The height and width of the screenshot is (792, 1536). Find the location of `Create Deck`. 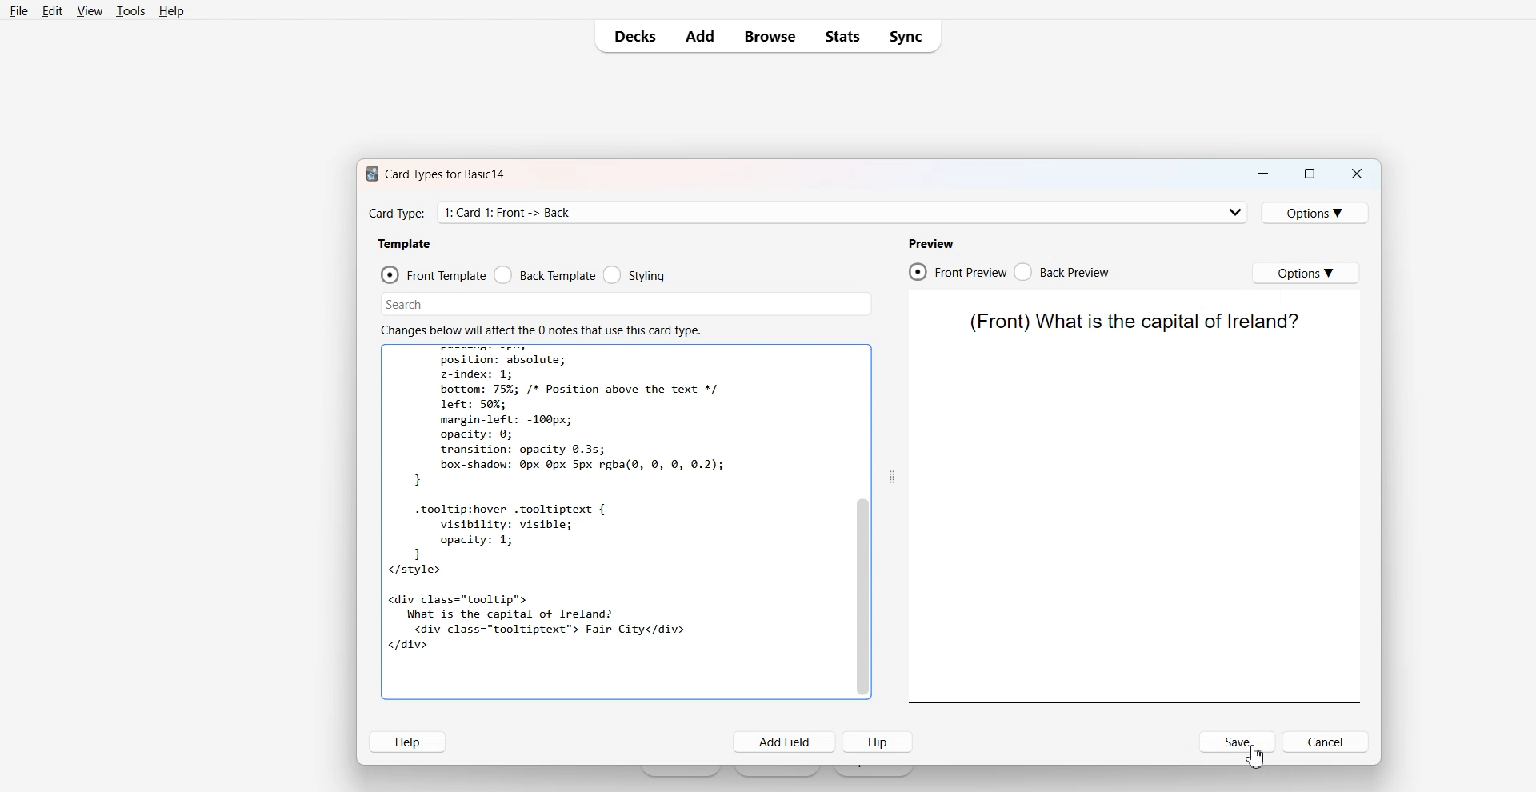

Create Deck is located at coordinates (778, 772).